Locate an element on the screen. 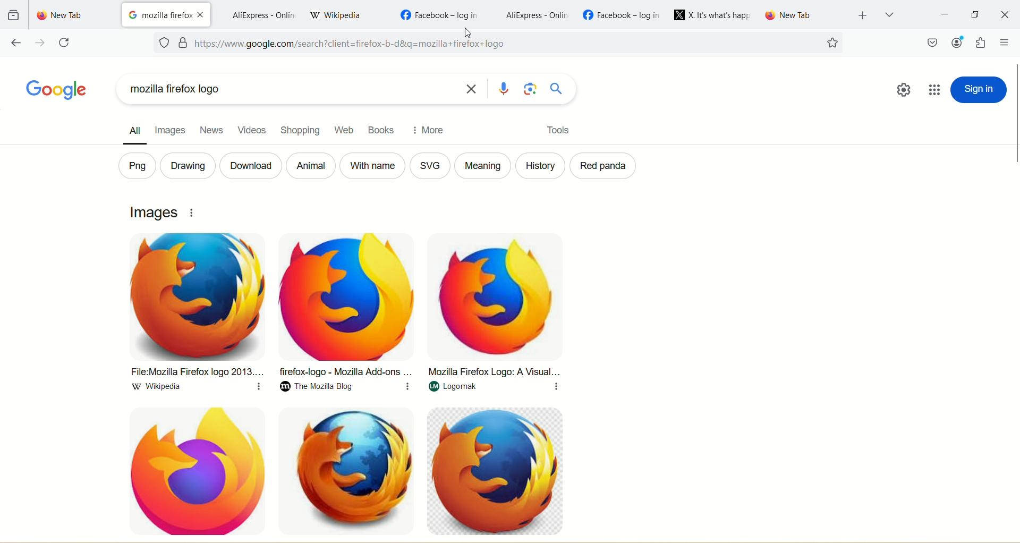  history is located at coordinates (543, 166).